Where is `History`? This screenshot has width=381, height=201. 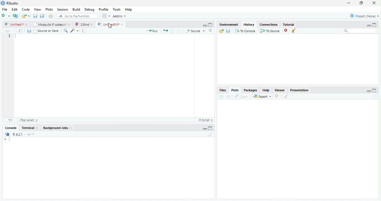
History is located at coordinates (249, 24).